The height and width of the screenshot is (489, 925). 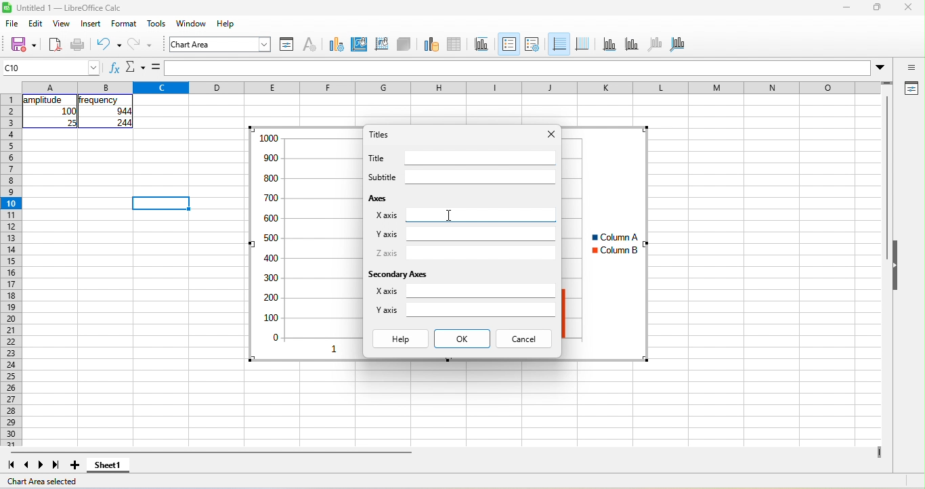 I want to click on Vertical slide bar, so click(x=886, y=177).